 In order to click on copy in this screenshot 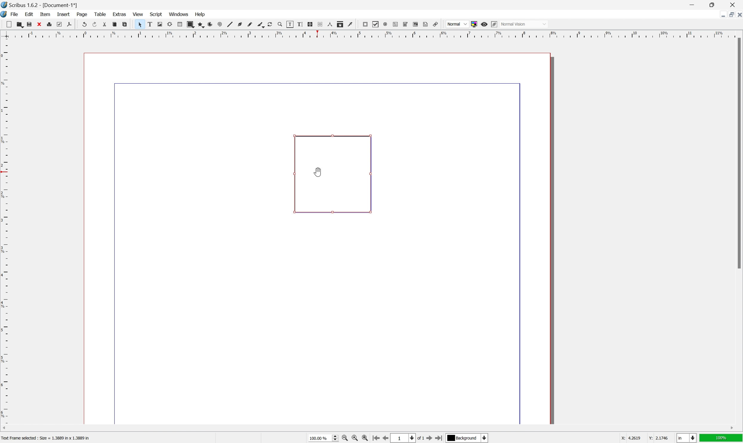, I will do `click(114, 24)`.